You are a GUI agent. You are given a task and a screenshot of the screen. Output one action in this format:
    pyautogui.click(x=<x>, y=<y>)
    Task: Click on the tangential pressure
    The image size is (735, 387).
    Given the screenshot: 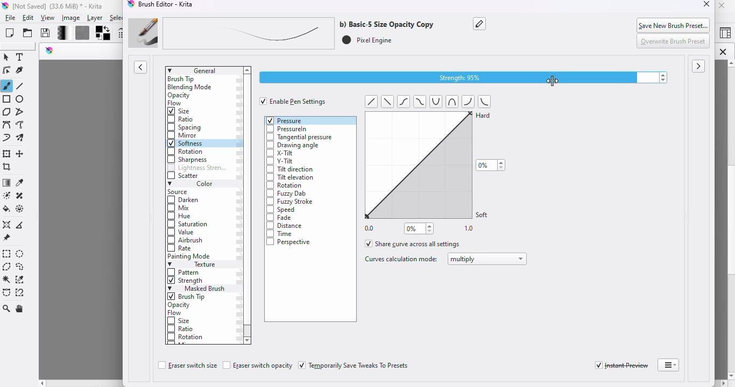 What is the action you would take?
    pyautogui.click(x=300, y=137)
    